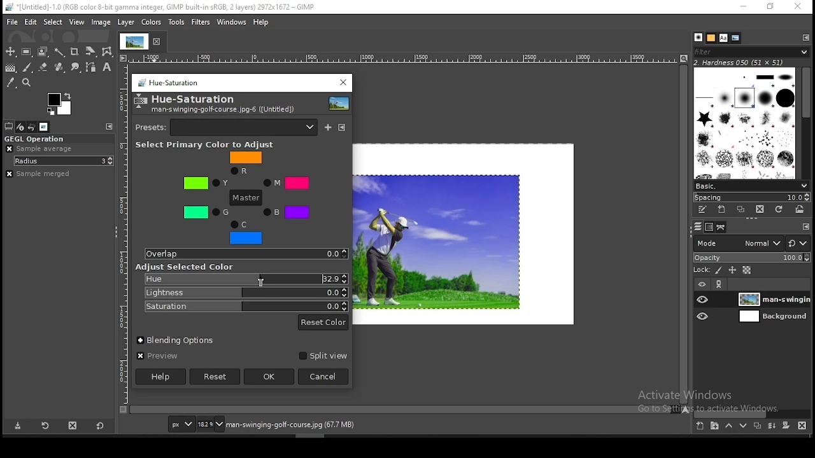 Image resolution: width=815 pixels, height=458 pixels. What do you see at coordinates (779, 209) in the screenshot?
I see `refresh brushes` at bounding box center [779, 209].